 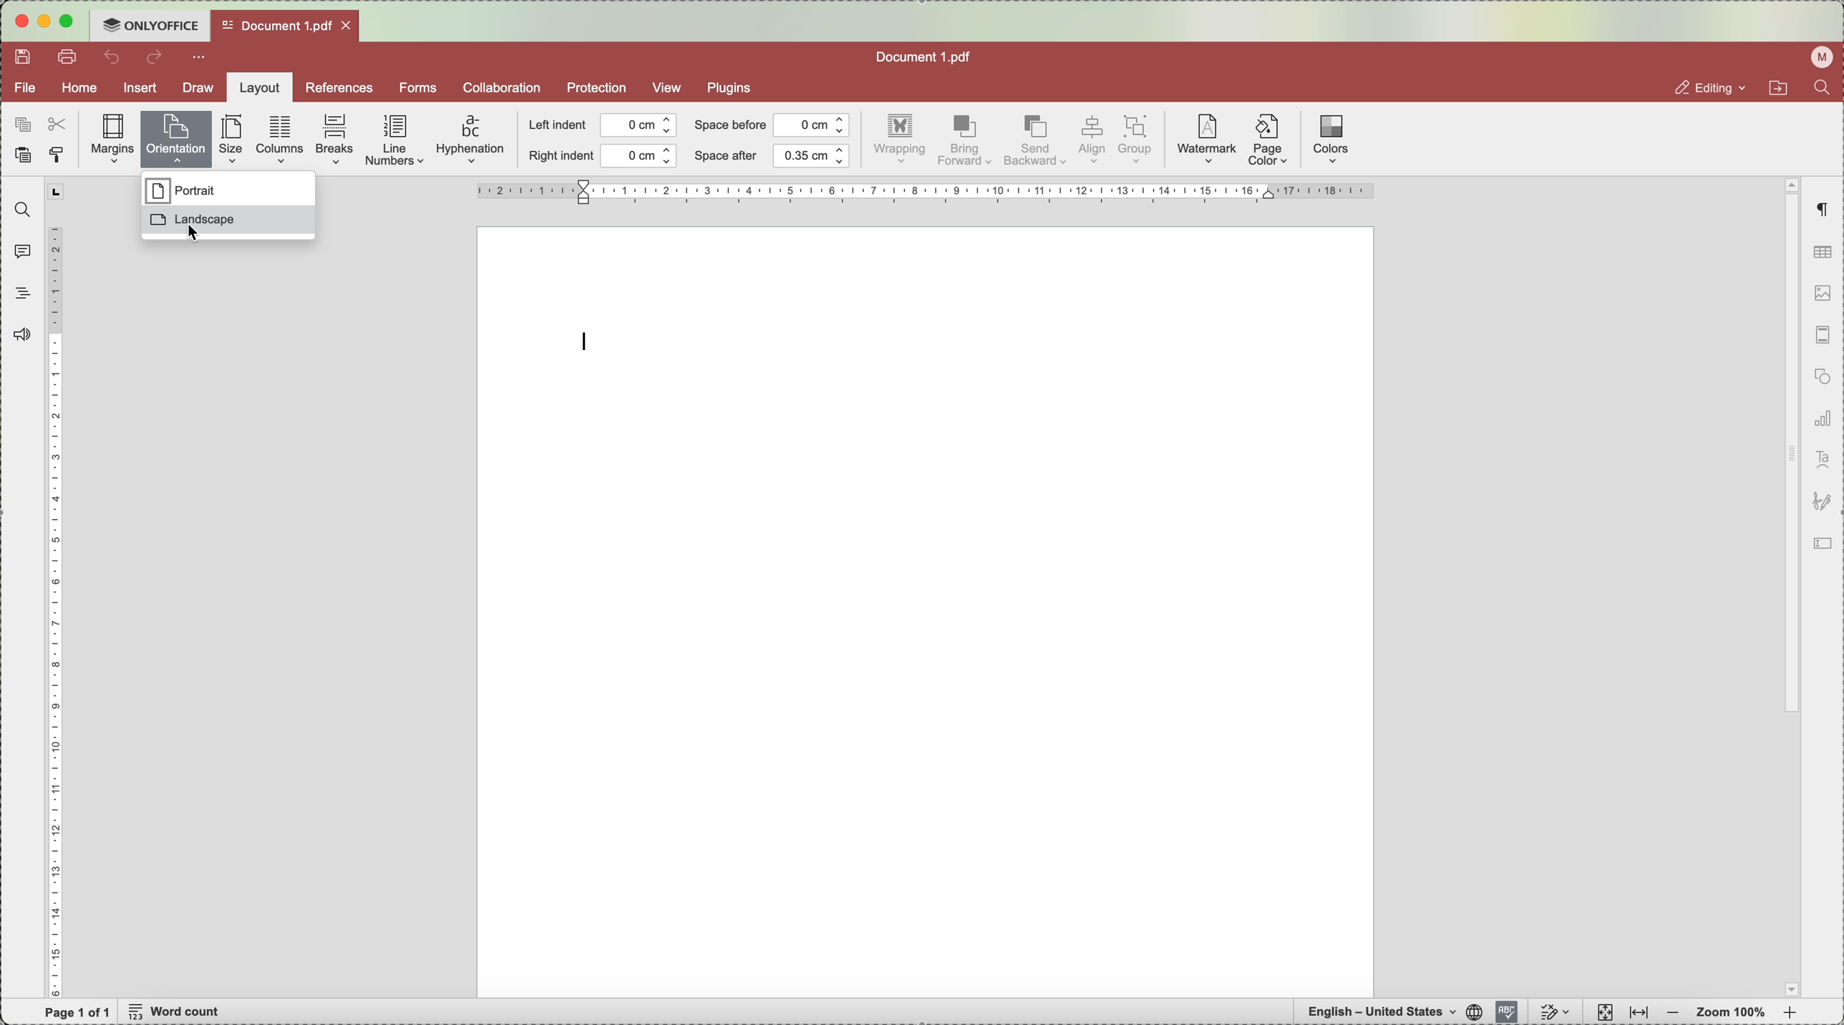 I want to click on right indent, so click(x=602, y=157).